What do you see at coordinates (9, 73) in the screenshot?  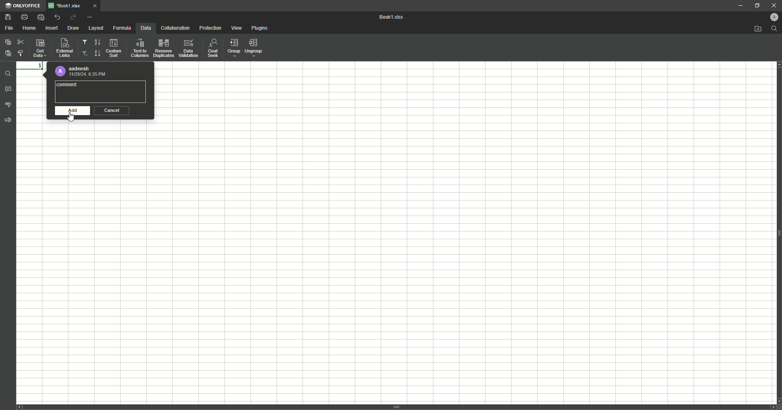 I see `Find` at bounding box center [9, 73].